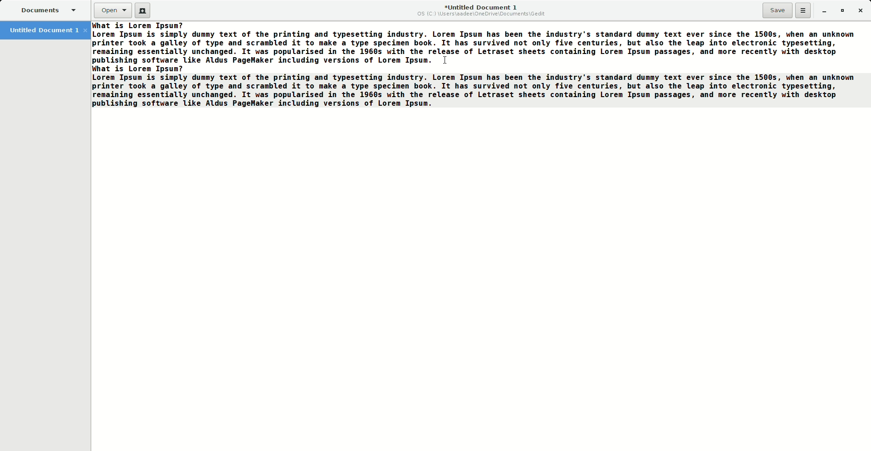  What do you see at coordinates (778, 10) in the screenshot?
I see `Save` at bounding box center [778, 10].